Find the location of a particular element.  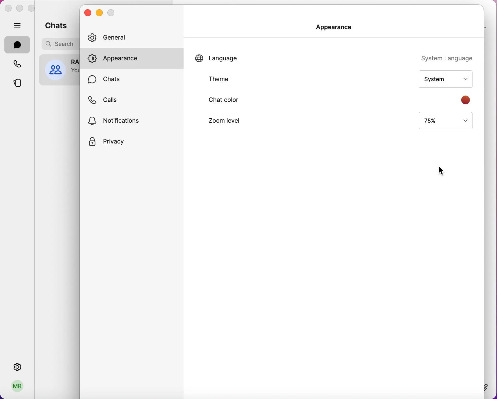

appearance is located at coordinates (129, 58).